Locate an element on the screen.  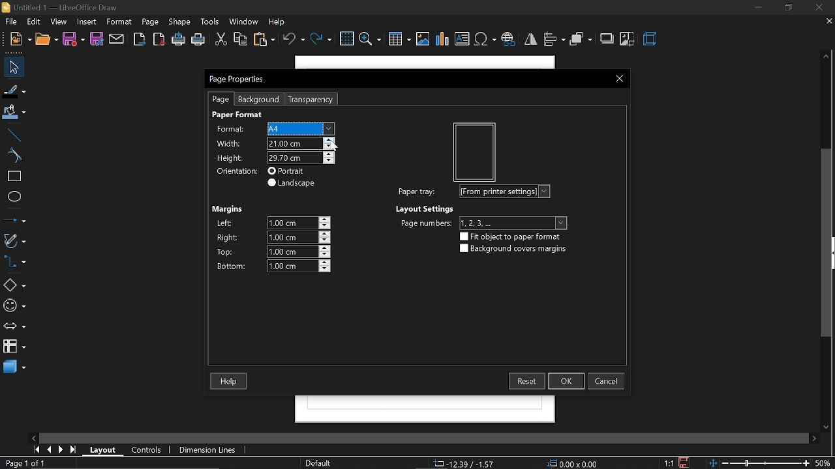
height is located at coordinates (230, 157).